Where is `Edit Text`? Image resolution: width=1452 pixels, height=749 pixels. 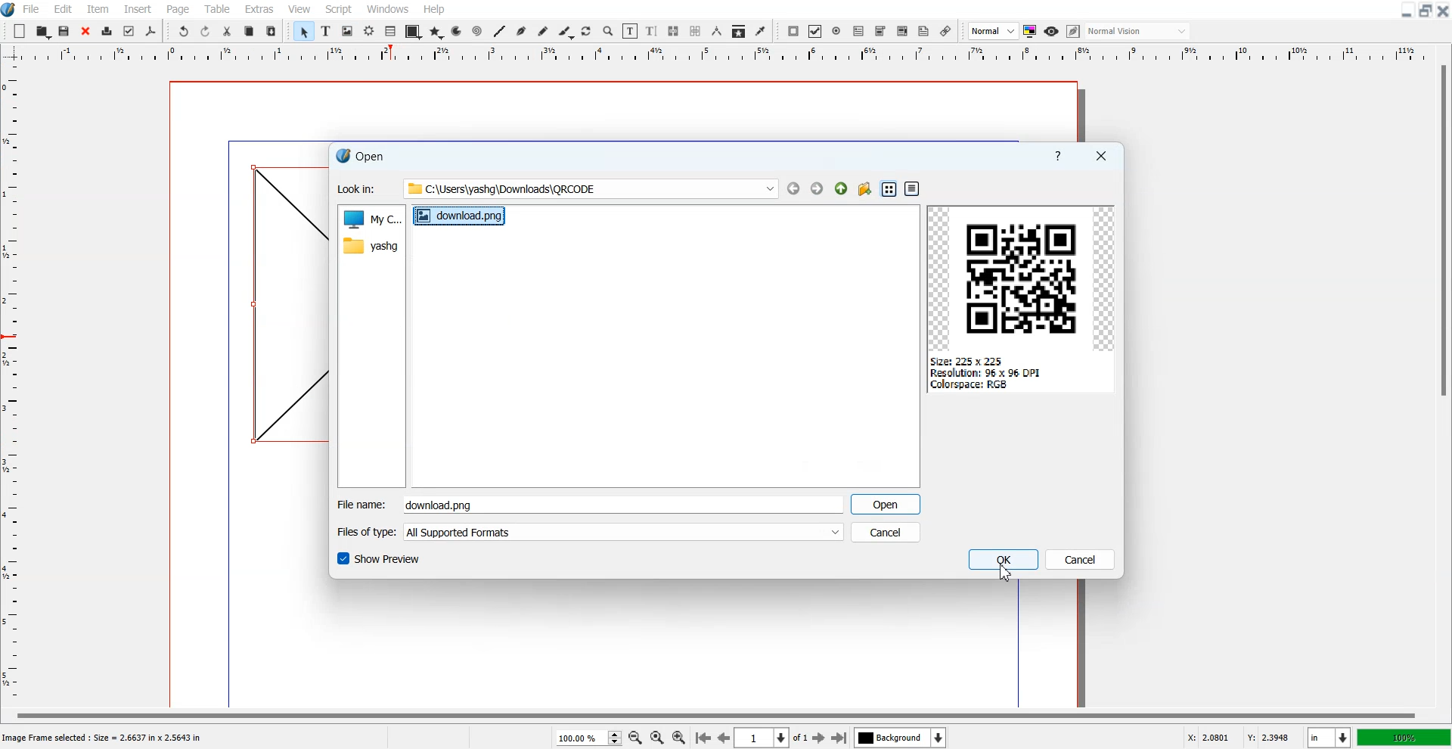 Edit Text is located at coordinates (652, 31).